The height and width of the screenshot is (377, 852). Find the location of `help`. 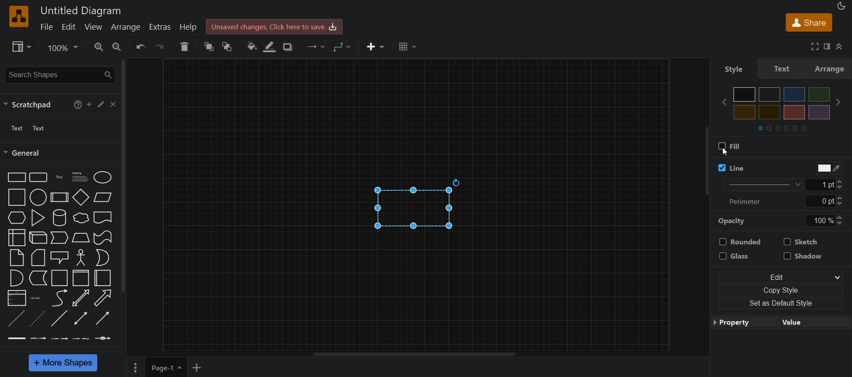

help is located at coordinates (184, 47).